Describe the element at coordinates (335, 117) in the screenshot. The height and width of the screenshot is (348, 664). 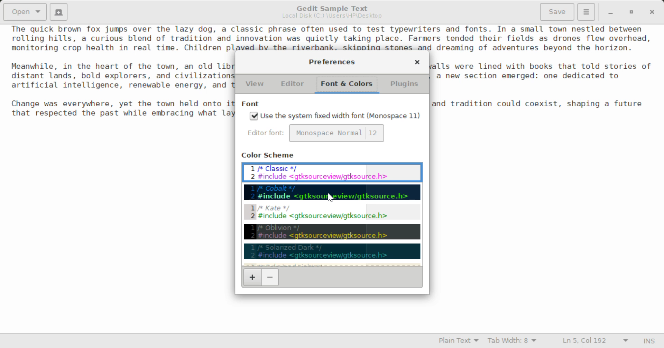
I see `Use the system fixed width font (Monospace 11)` at that location.